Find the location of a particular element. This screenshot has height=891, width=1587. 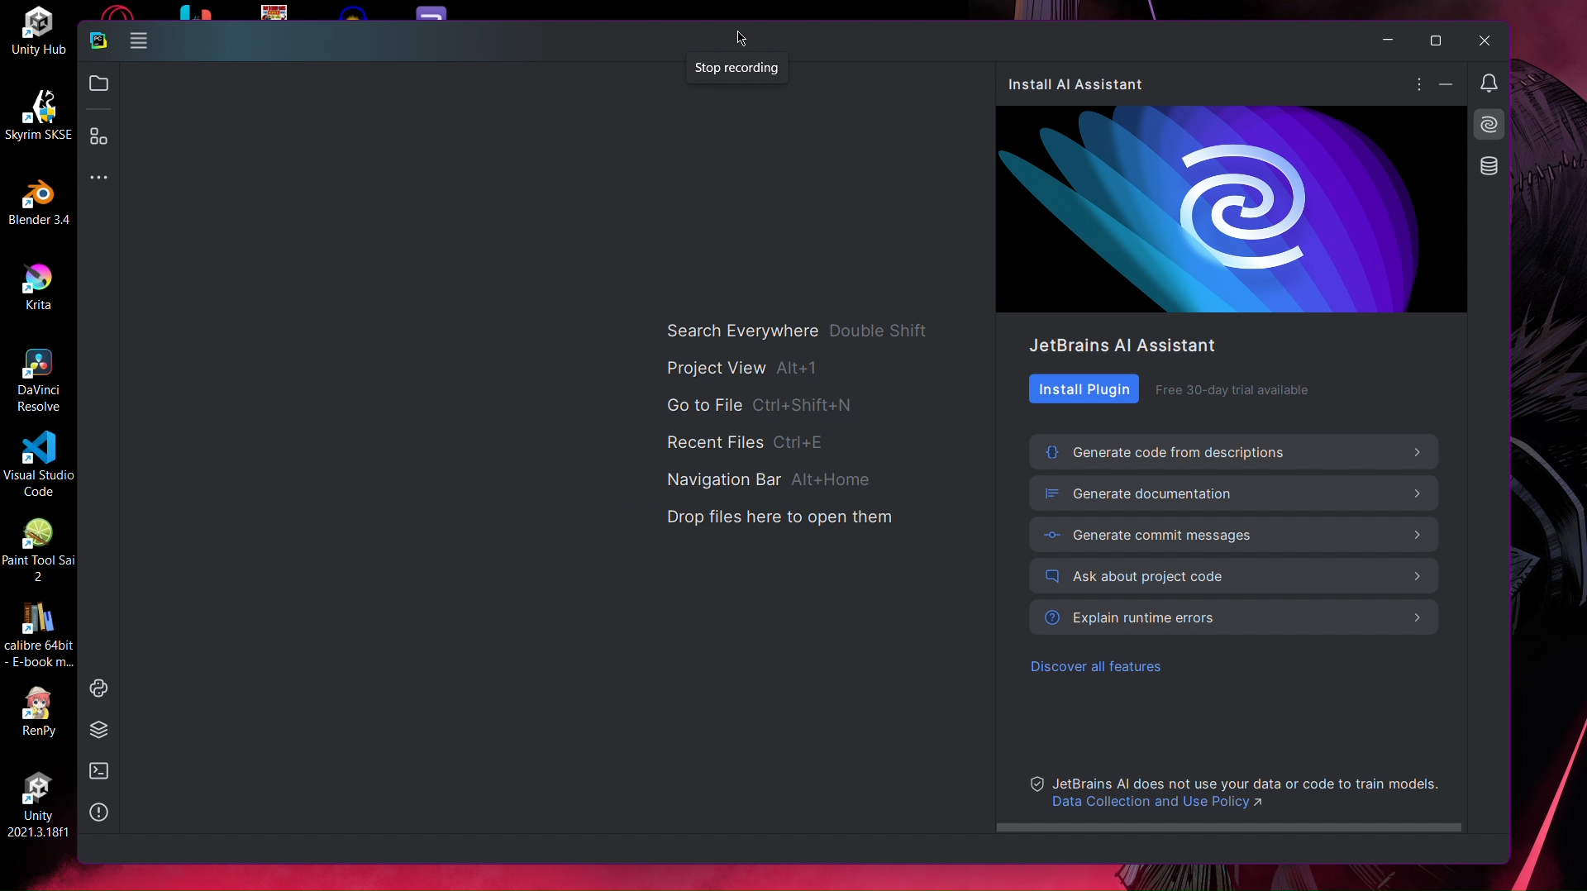

Unity is located at coordinates (36, 799).